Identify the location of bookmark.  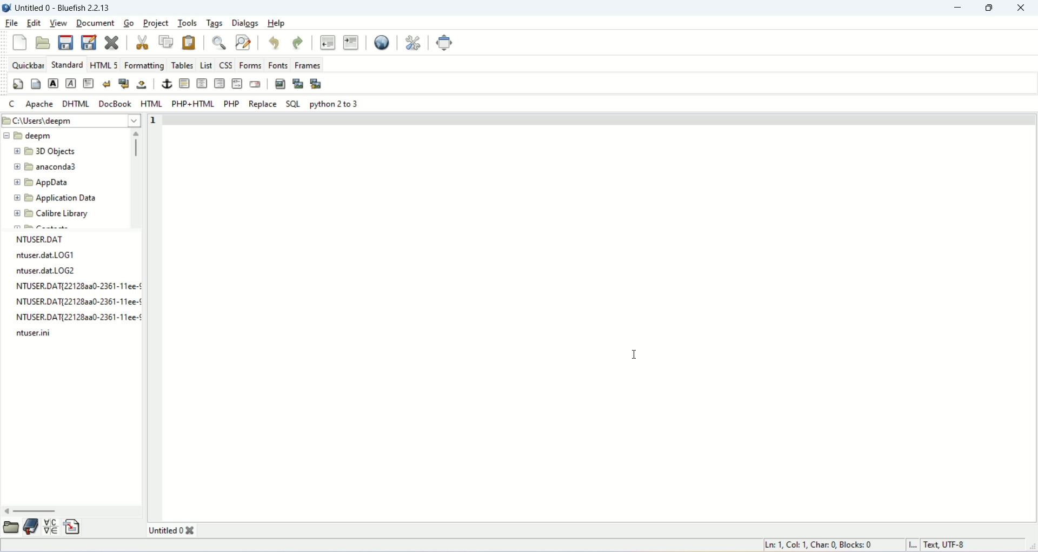
(30, 528).